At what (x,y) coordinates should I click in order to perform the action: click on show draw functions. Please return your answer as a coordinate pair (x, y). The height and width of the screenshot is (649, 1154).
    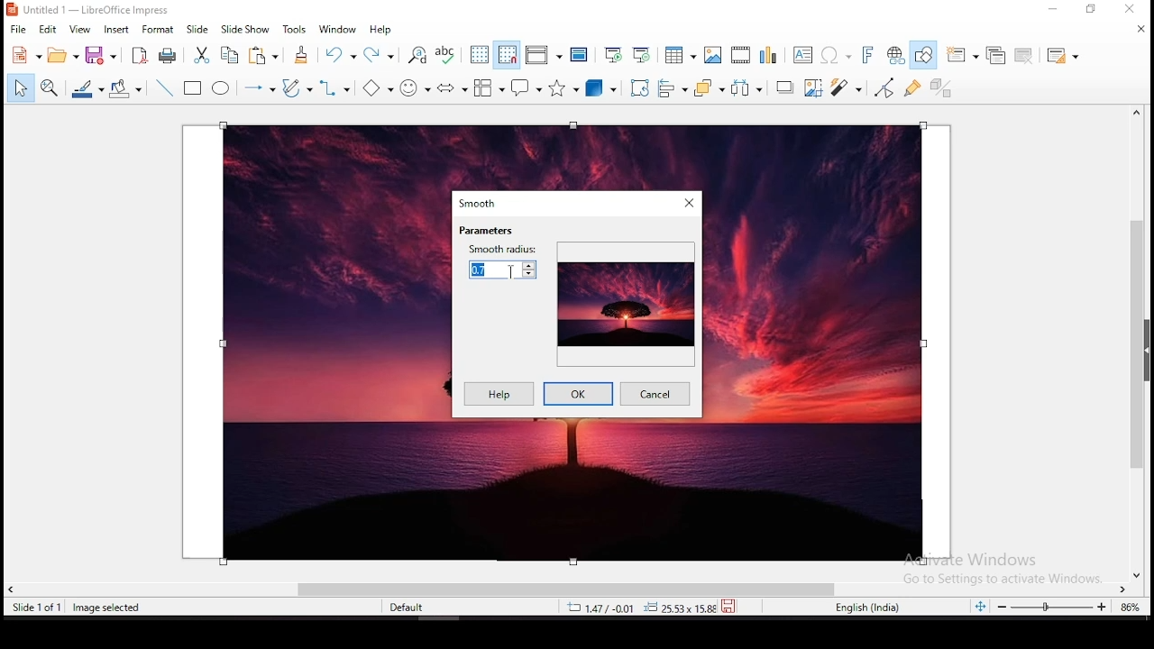
    Looking at the image, I should click on (927, 54).